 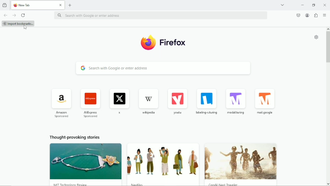 What do you see at coordinates (307, 15) in the screenshot?
I see `Account` at bounding box center [307, 15].